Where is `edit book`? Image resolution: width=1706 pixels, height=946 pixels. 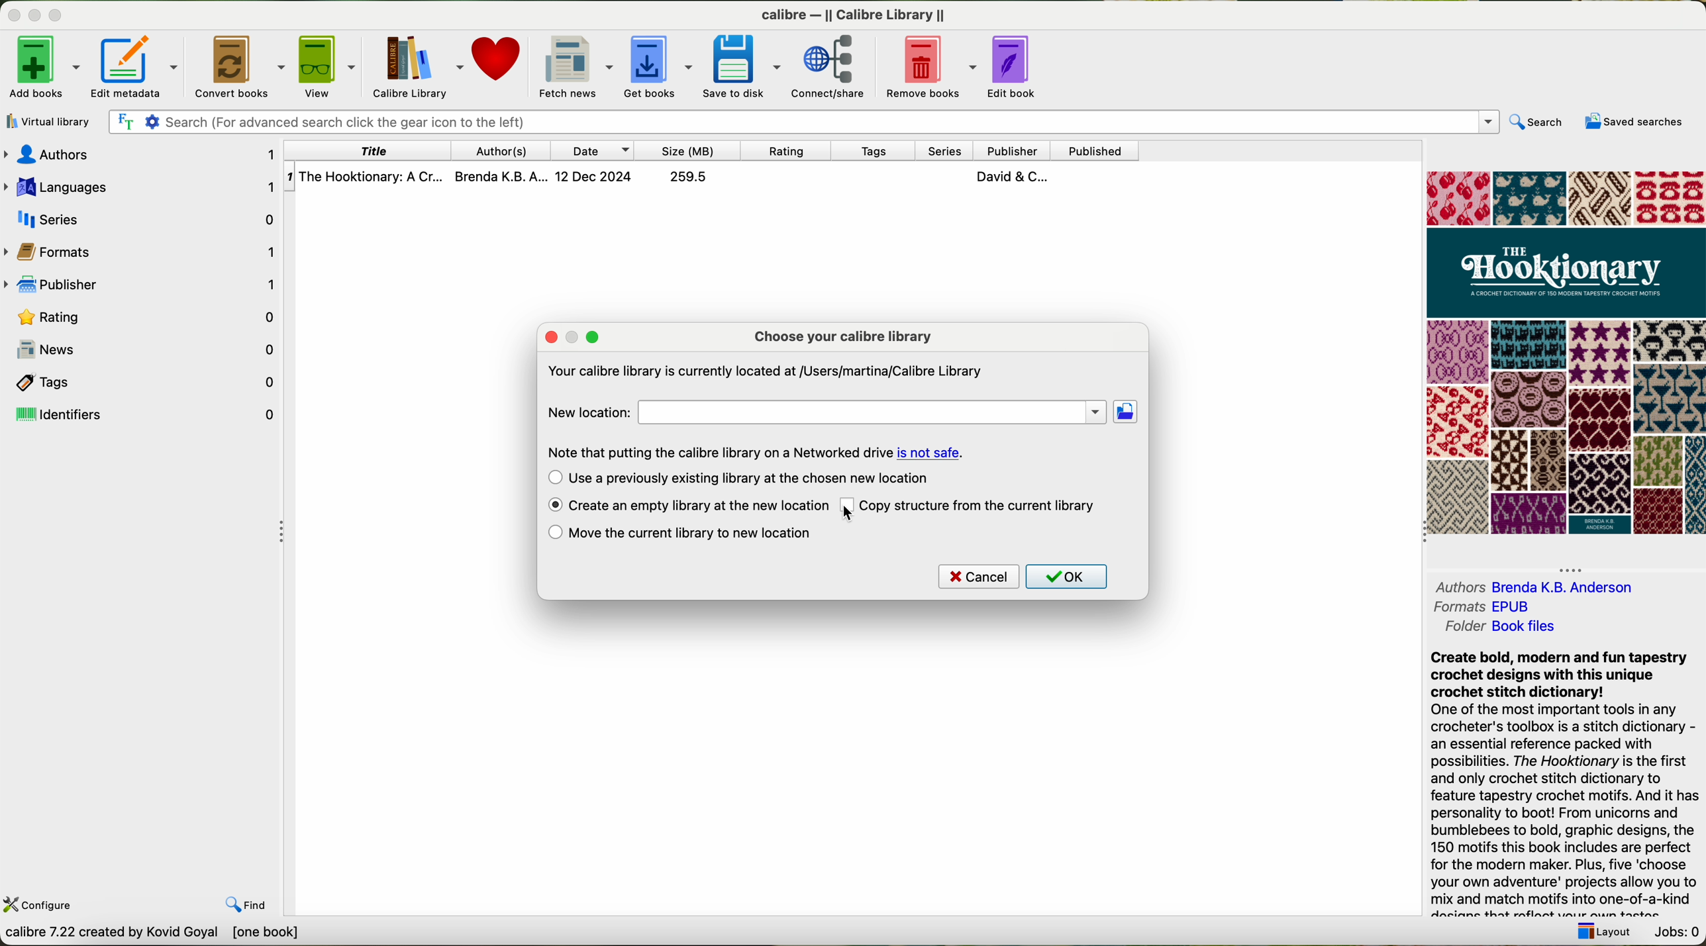 edit book is located at coordinates (1012, 66).